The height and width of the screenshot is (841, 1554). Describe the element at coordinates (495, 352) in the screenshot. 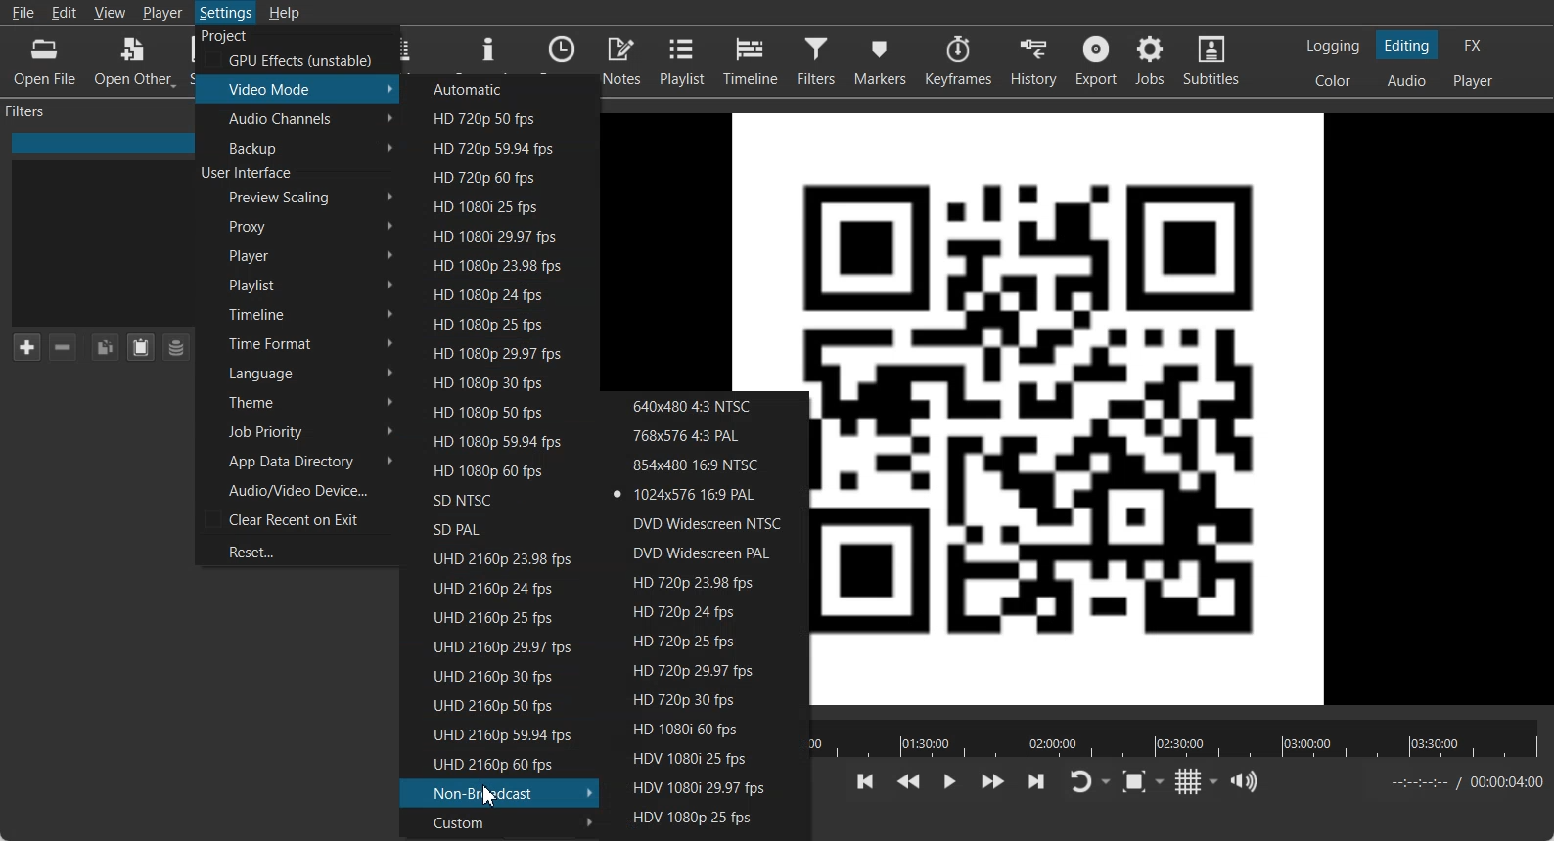

I see `HD 1080p 29.97 fps` at that location.